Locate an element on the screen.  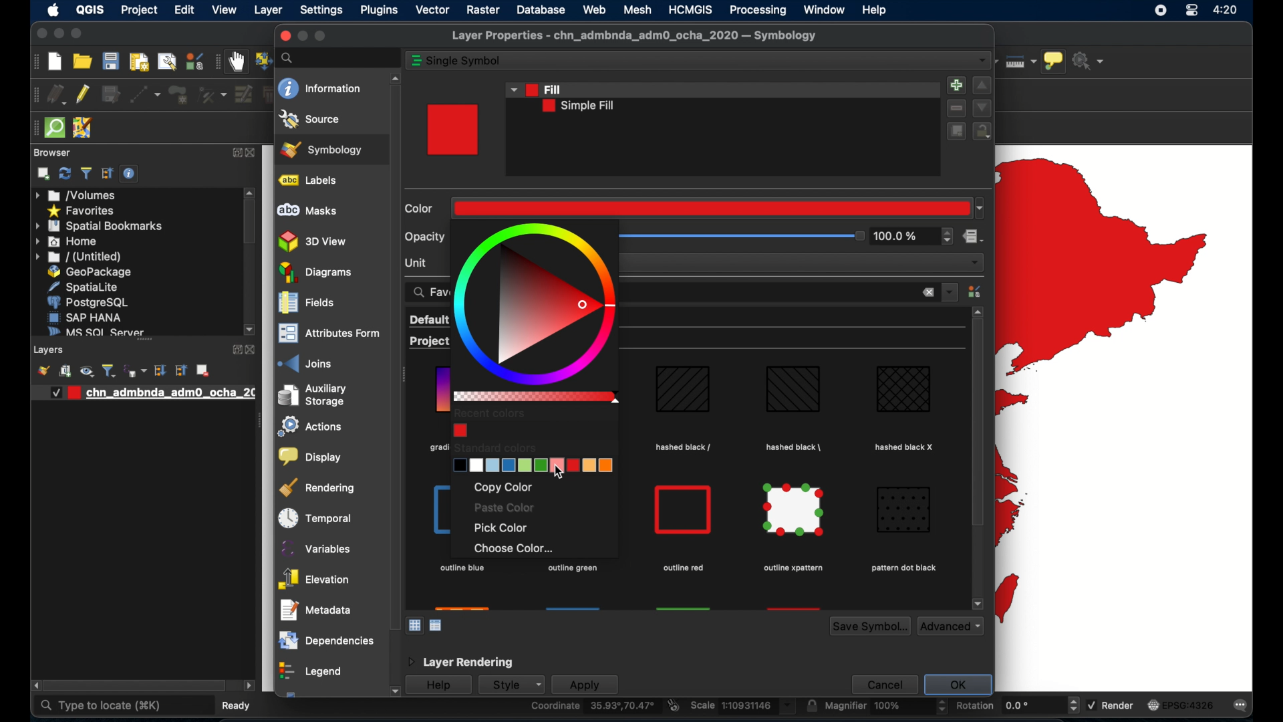
digitize with segment is located at coordinates (146, 95).